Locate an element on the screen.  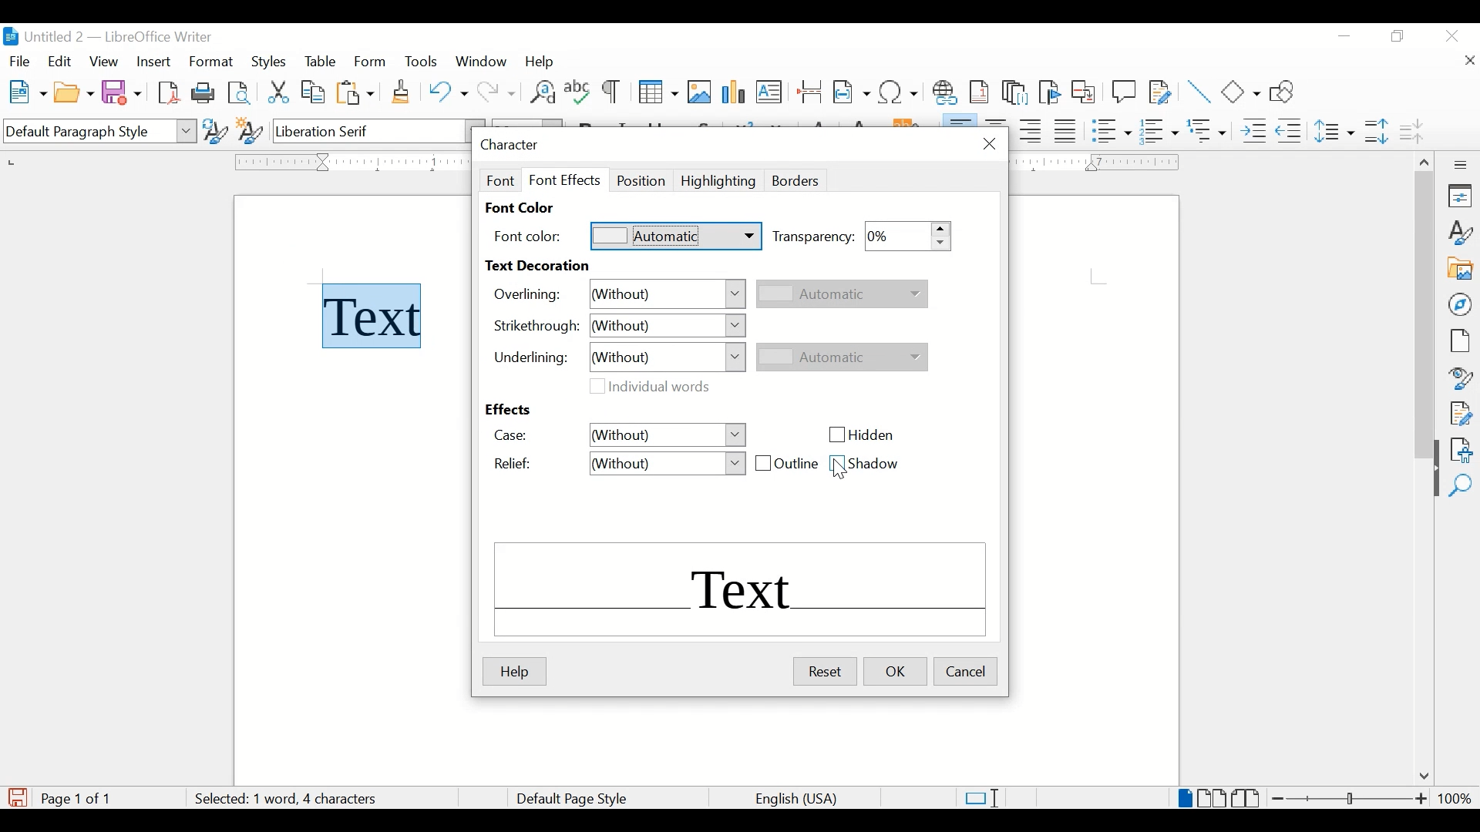
styles is located at coordinates (271, 62).